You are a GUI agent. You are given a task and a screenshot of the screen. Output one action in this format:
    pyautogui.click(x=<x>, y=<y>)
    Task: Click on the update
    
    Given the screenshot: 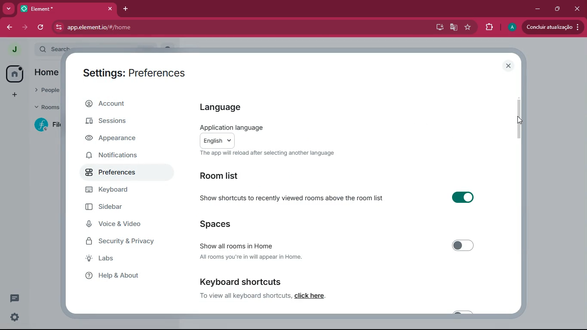 What is the action you would take?
    pyautogui.click(x=553, y=27)
    